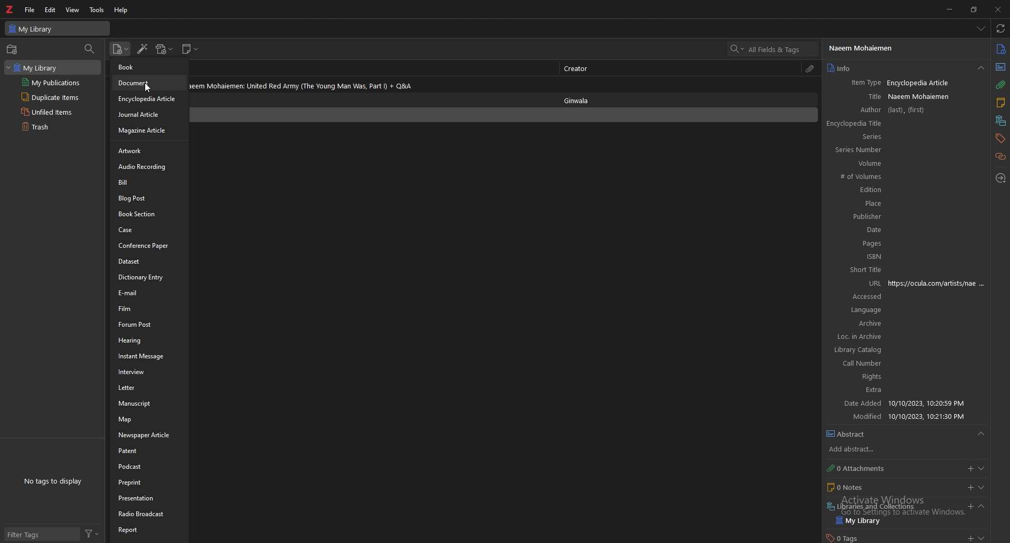 This screenshot has width=1010, height=543. What do you see at coordinates (893, 486) in the screenshot?
I see `notes` at bounding box center [893, 486].